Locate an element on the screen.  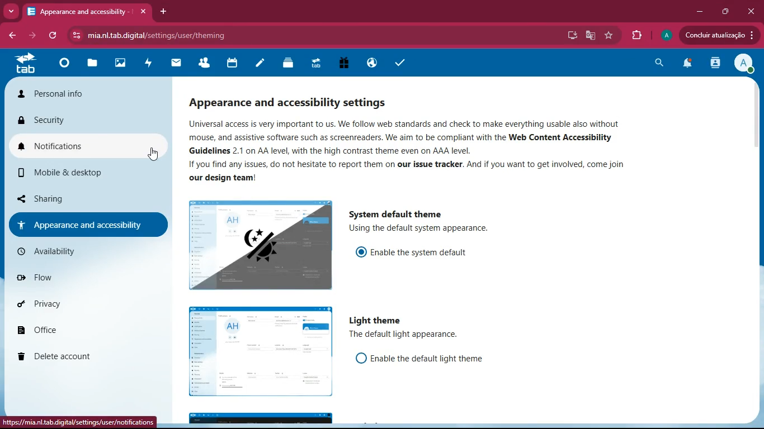
minimize is located at coordinates (700, 11).